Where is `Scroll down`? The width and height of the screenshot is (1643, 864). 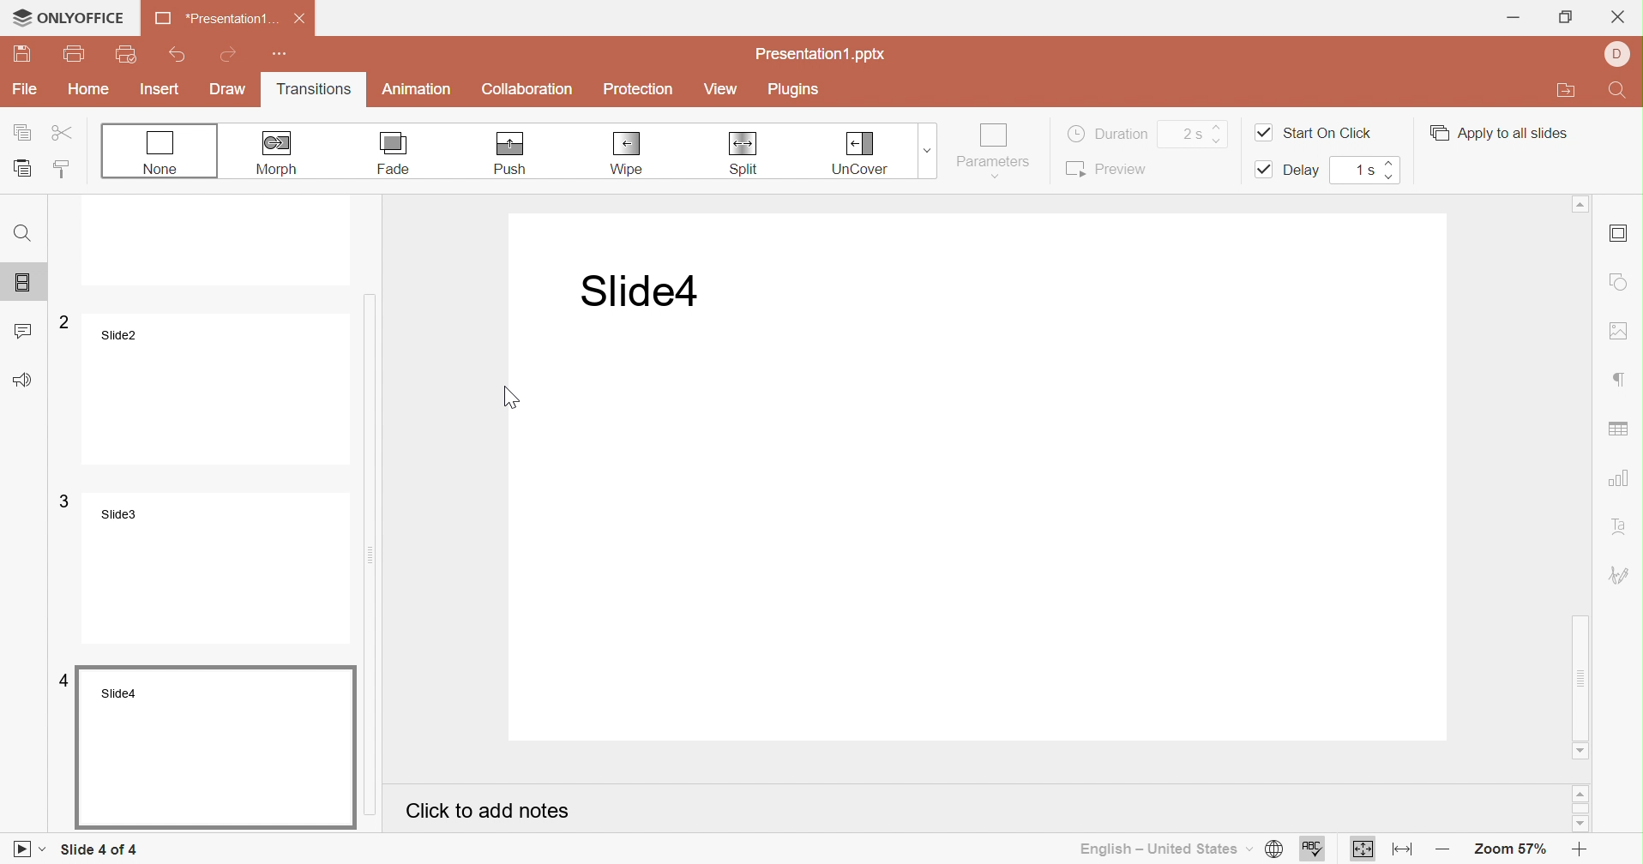
Scroll down is located at coordinates (1581, 749).